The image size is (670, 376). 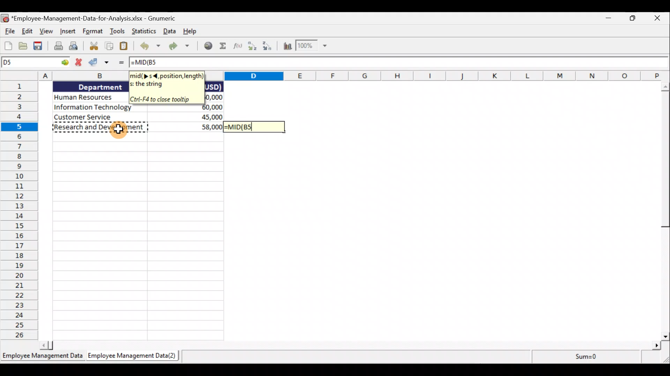 What do you see at coordinates (216, 94) in the screenshot?
I see `data` at bounding box center [216, 94].